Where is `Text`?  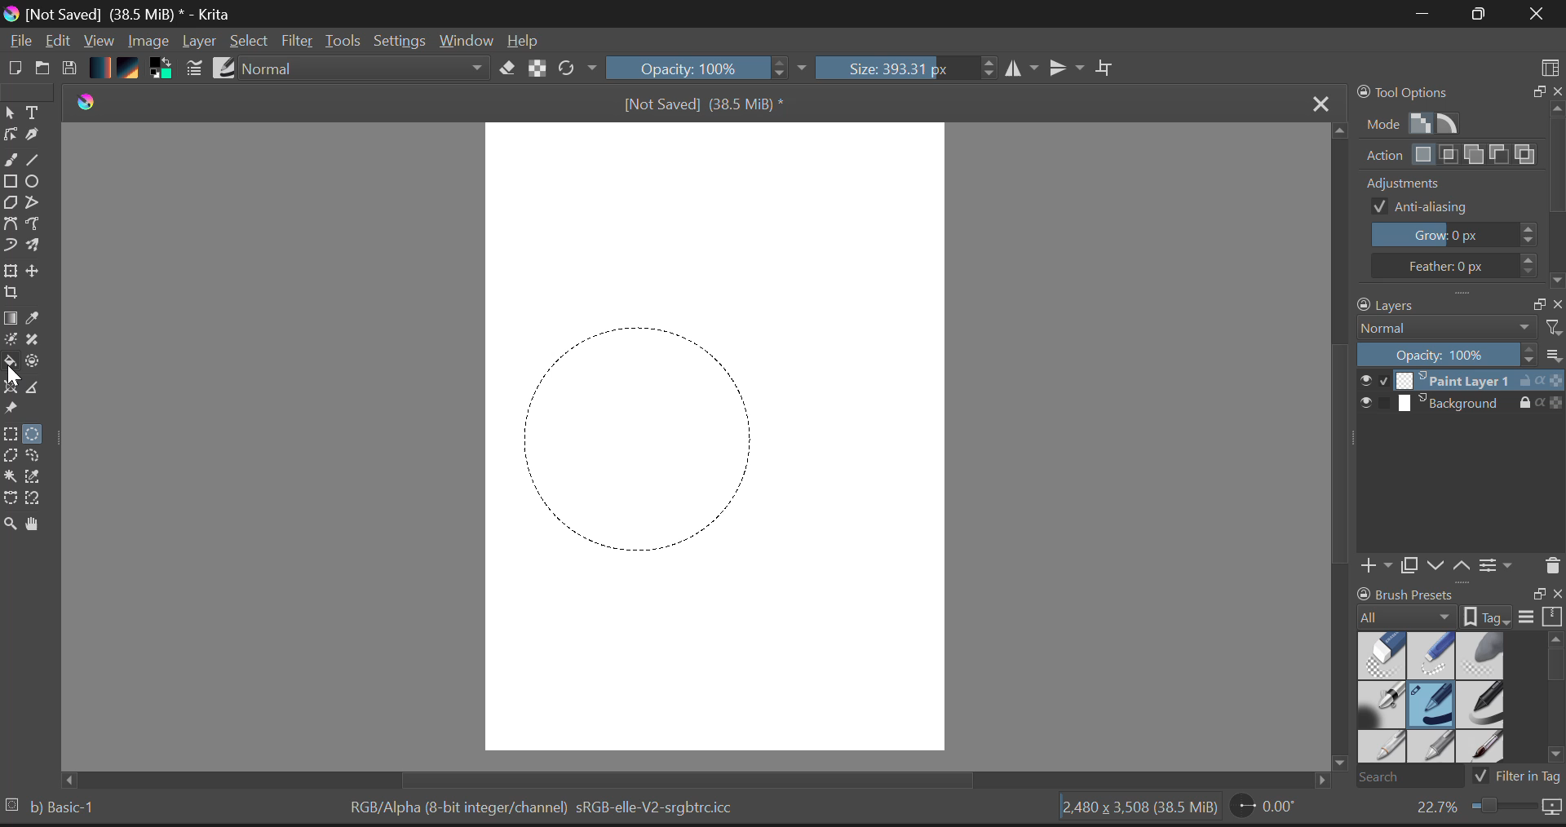
Text is located at coordinates (33, 113).